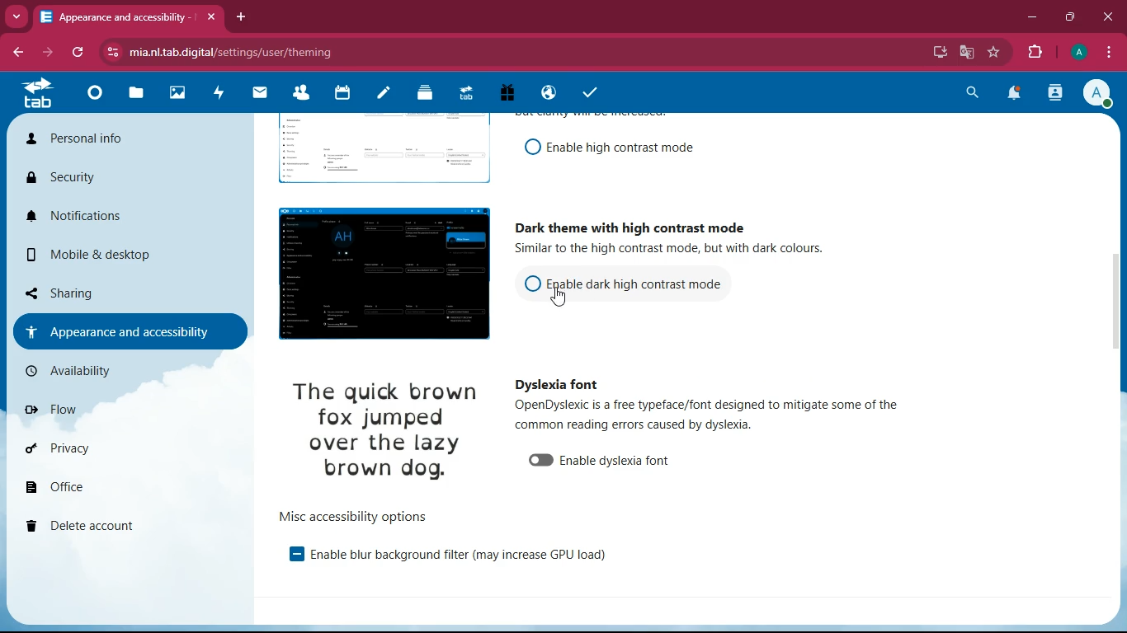  Describe the element at coordinates (138, 95) in the screenshot. I see `files` at that location.